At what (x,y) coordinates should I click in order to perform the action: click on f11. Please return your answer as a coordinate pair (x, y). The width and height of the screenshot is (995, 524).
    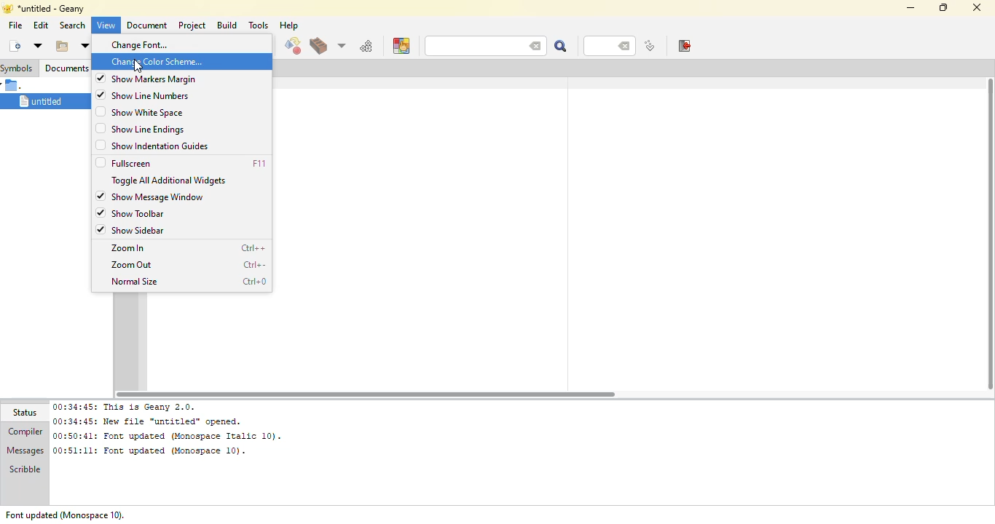
    Looking at the image, I should click on (260, 163).